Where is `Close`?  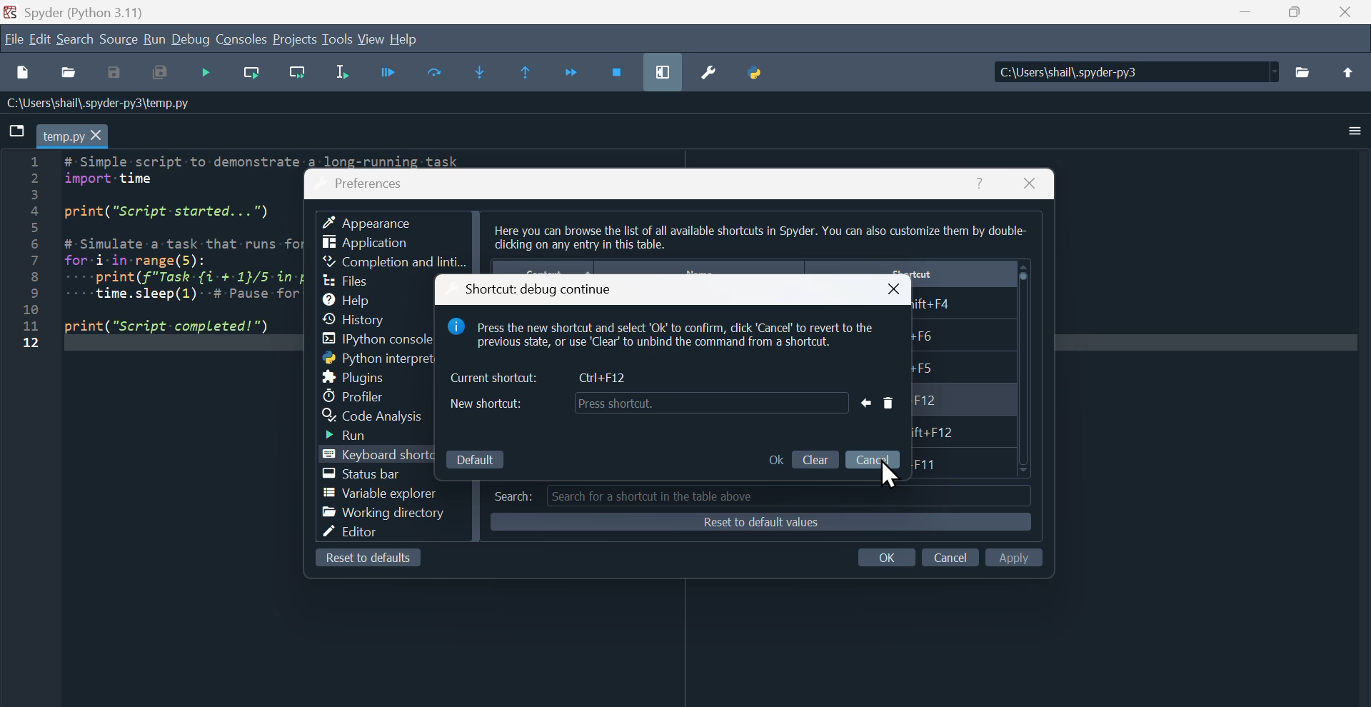 Close is located at coordinates (1033, 183).